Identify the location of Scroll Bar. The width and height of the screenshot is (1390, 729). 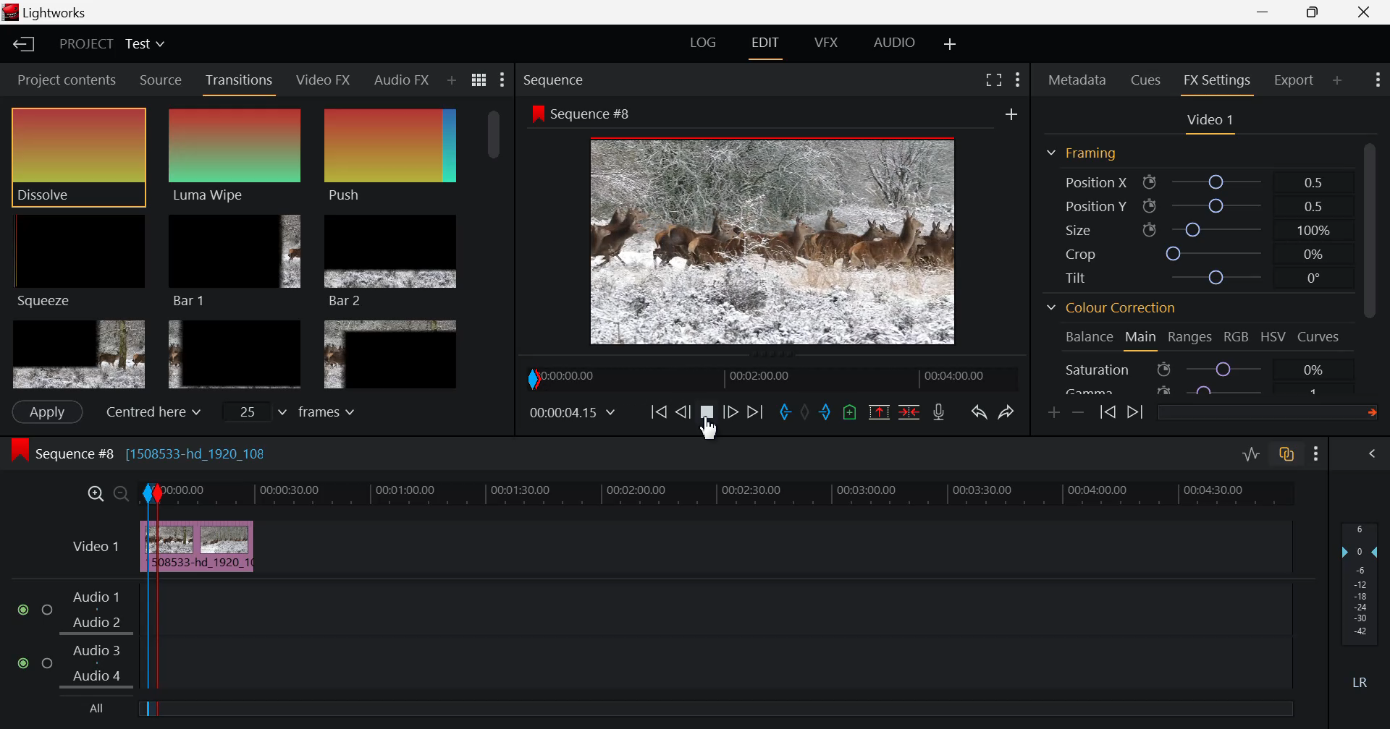
(496, 248).